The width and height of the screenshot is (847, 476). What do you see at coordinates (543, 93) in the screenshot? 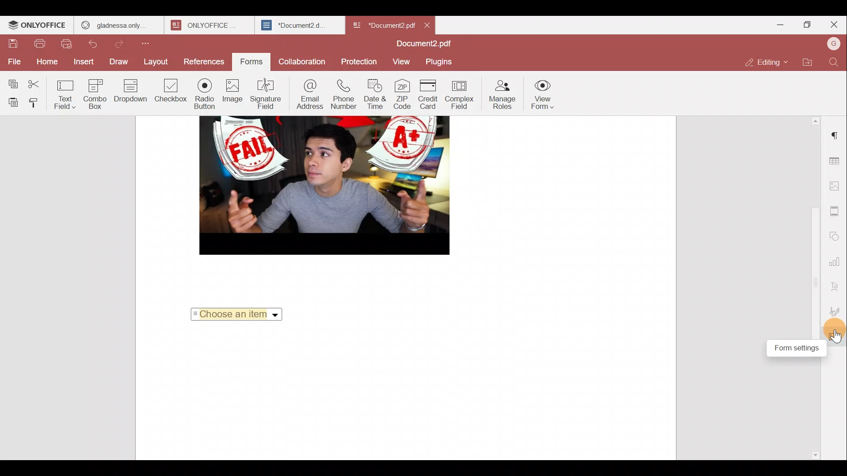
I see `View form` at bounding box center [543, 93].